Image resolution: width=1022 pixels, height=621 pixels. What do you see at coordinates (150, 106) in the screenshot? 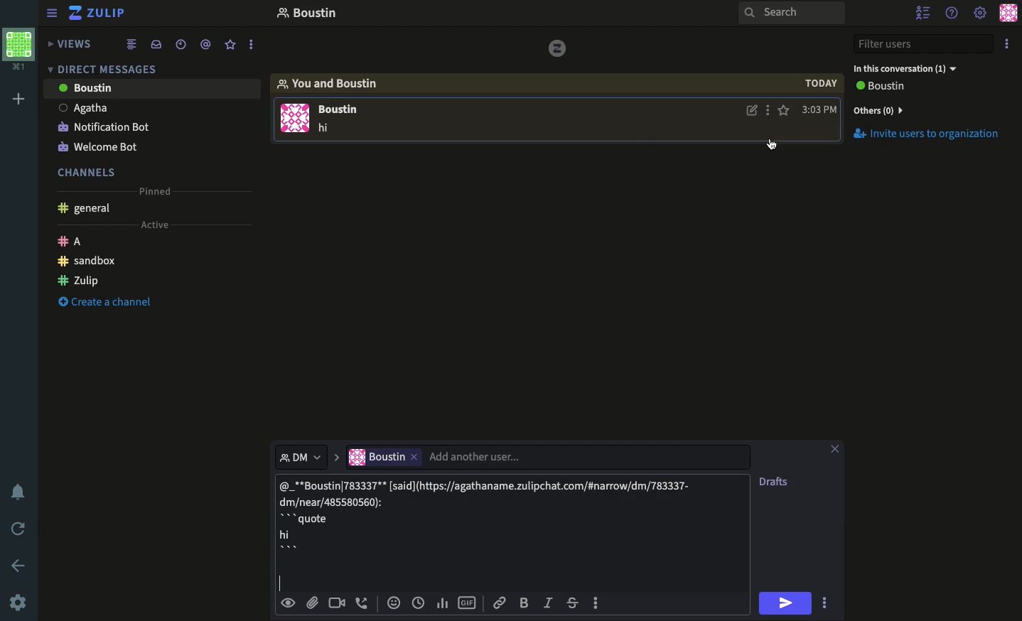
I see `User` at bounding box center [150, 106].